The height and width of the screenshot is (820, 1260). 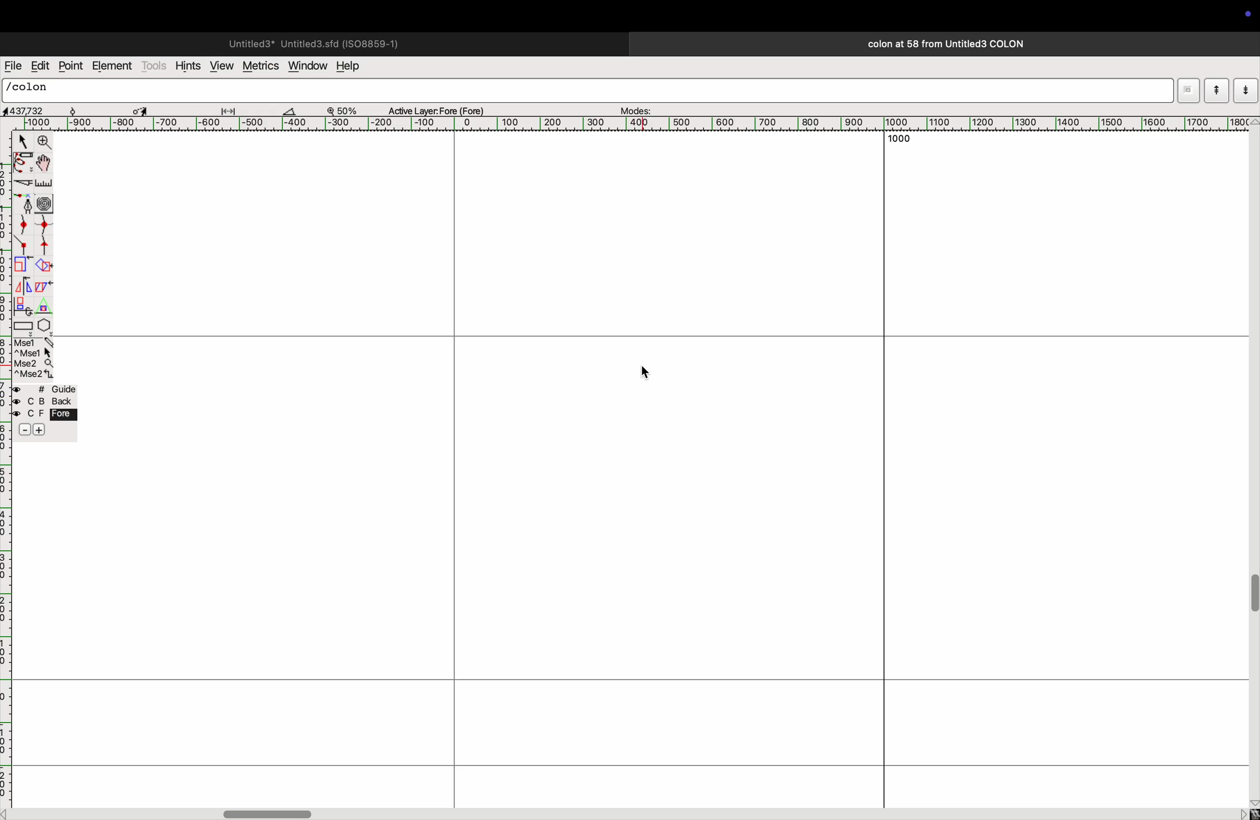 I want to click on mirror, so click(x=25, y=286).